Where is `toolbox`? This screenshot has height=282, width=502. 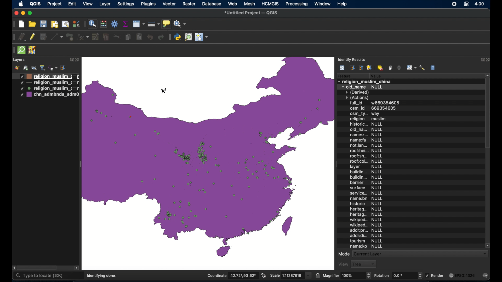
toolbox is located at coordinates (115, 24).